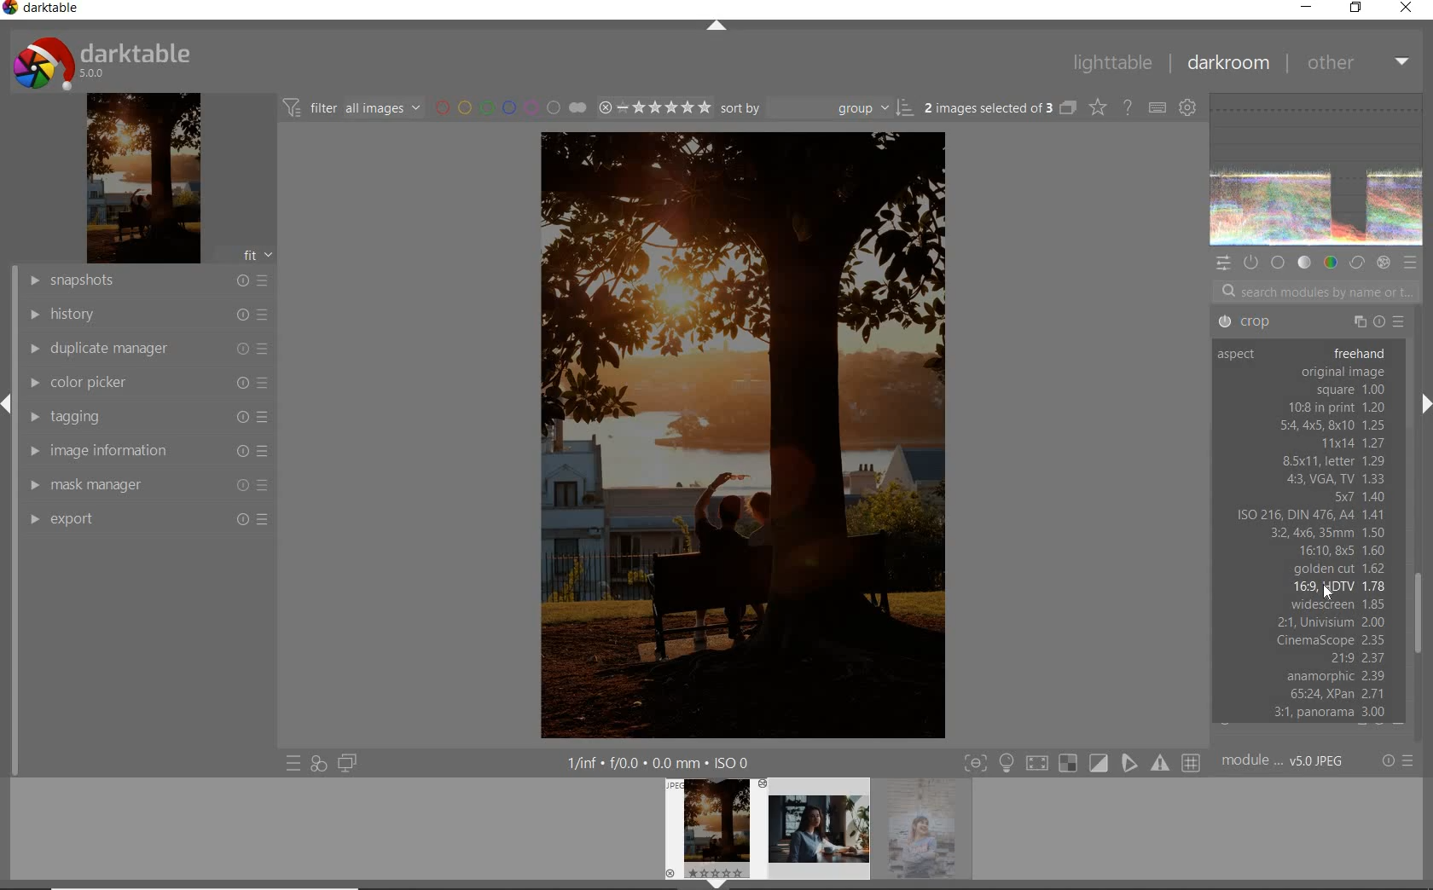 The height and width of the screenshot is (890, 1433). What do you see at coordinates (1337, 604) in the screenshot?
I see `widescreen 1.85` at bounding box center [1337, 604].